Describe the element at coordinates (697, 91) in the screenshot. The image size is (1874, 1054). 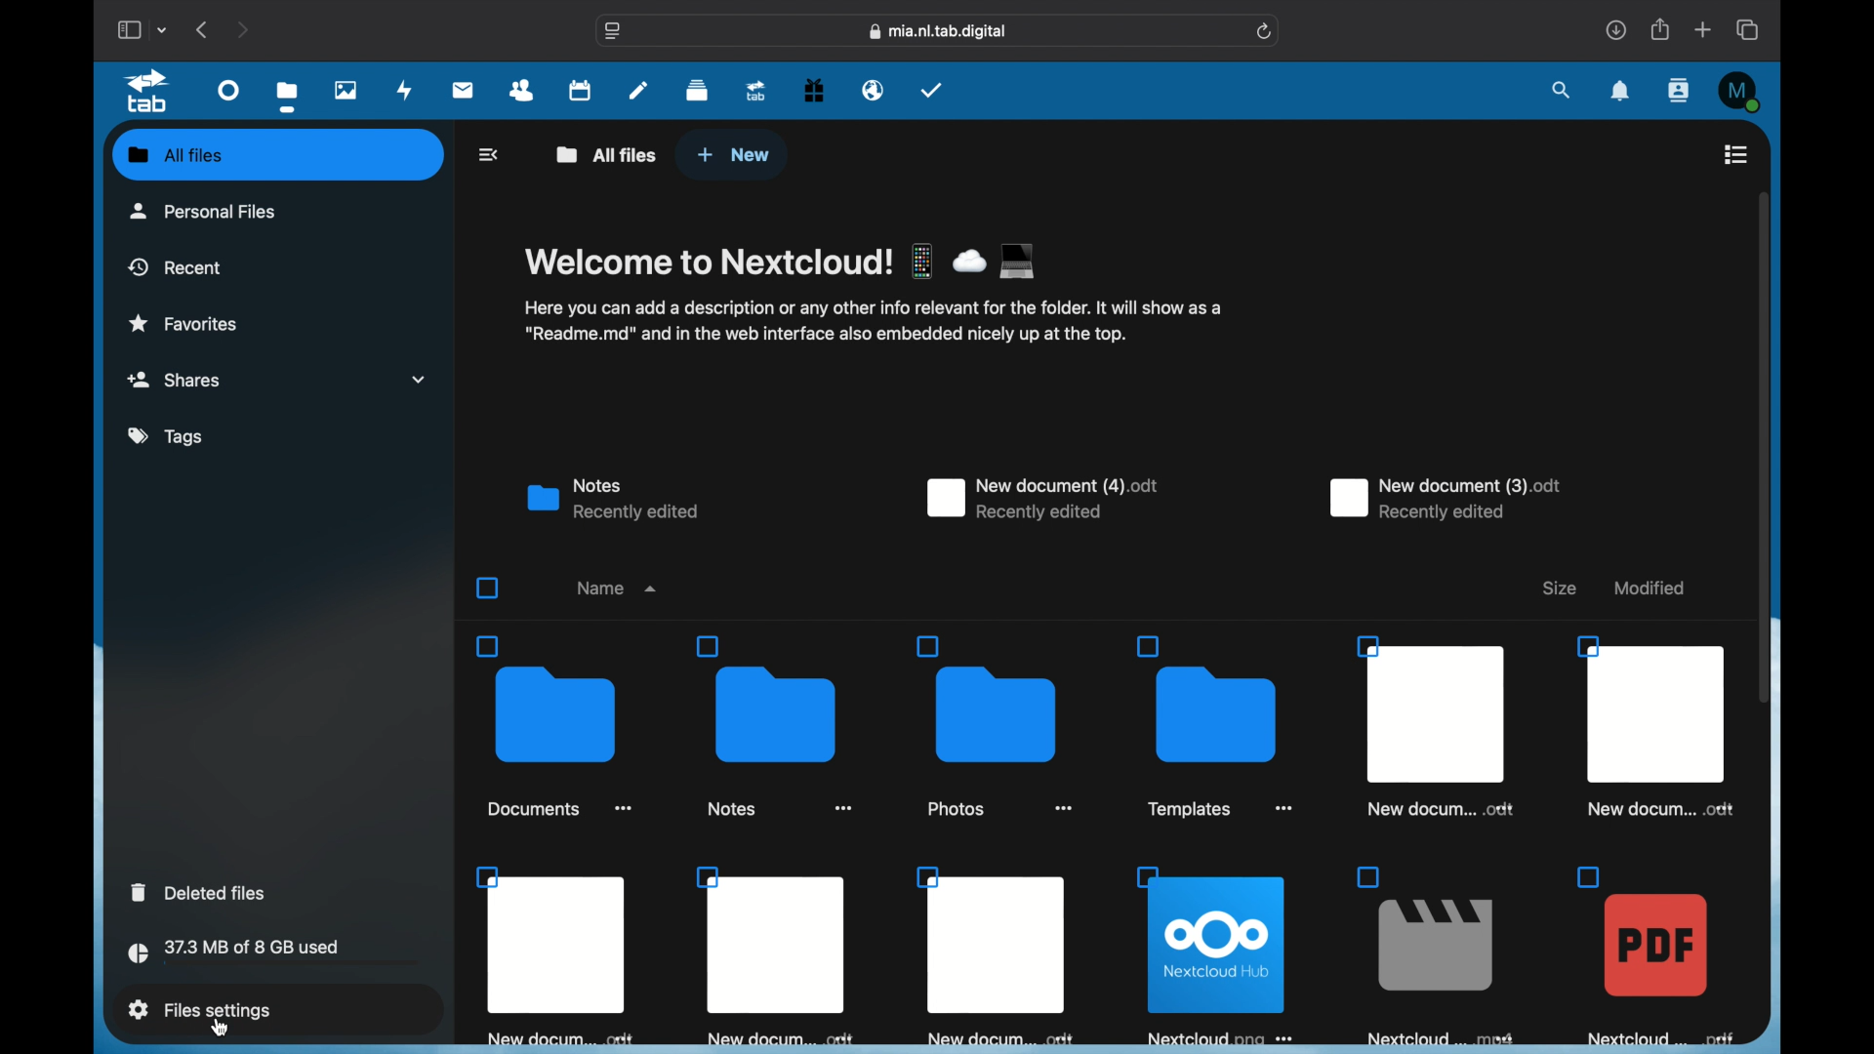
I see `deck` at that location.